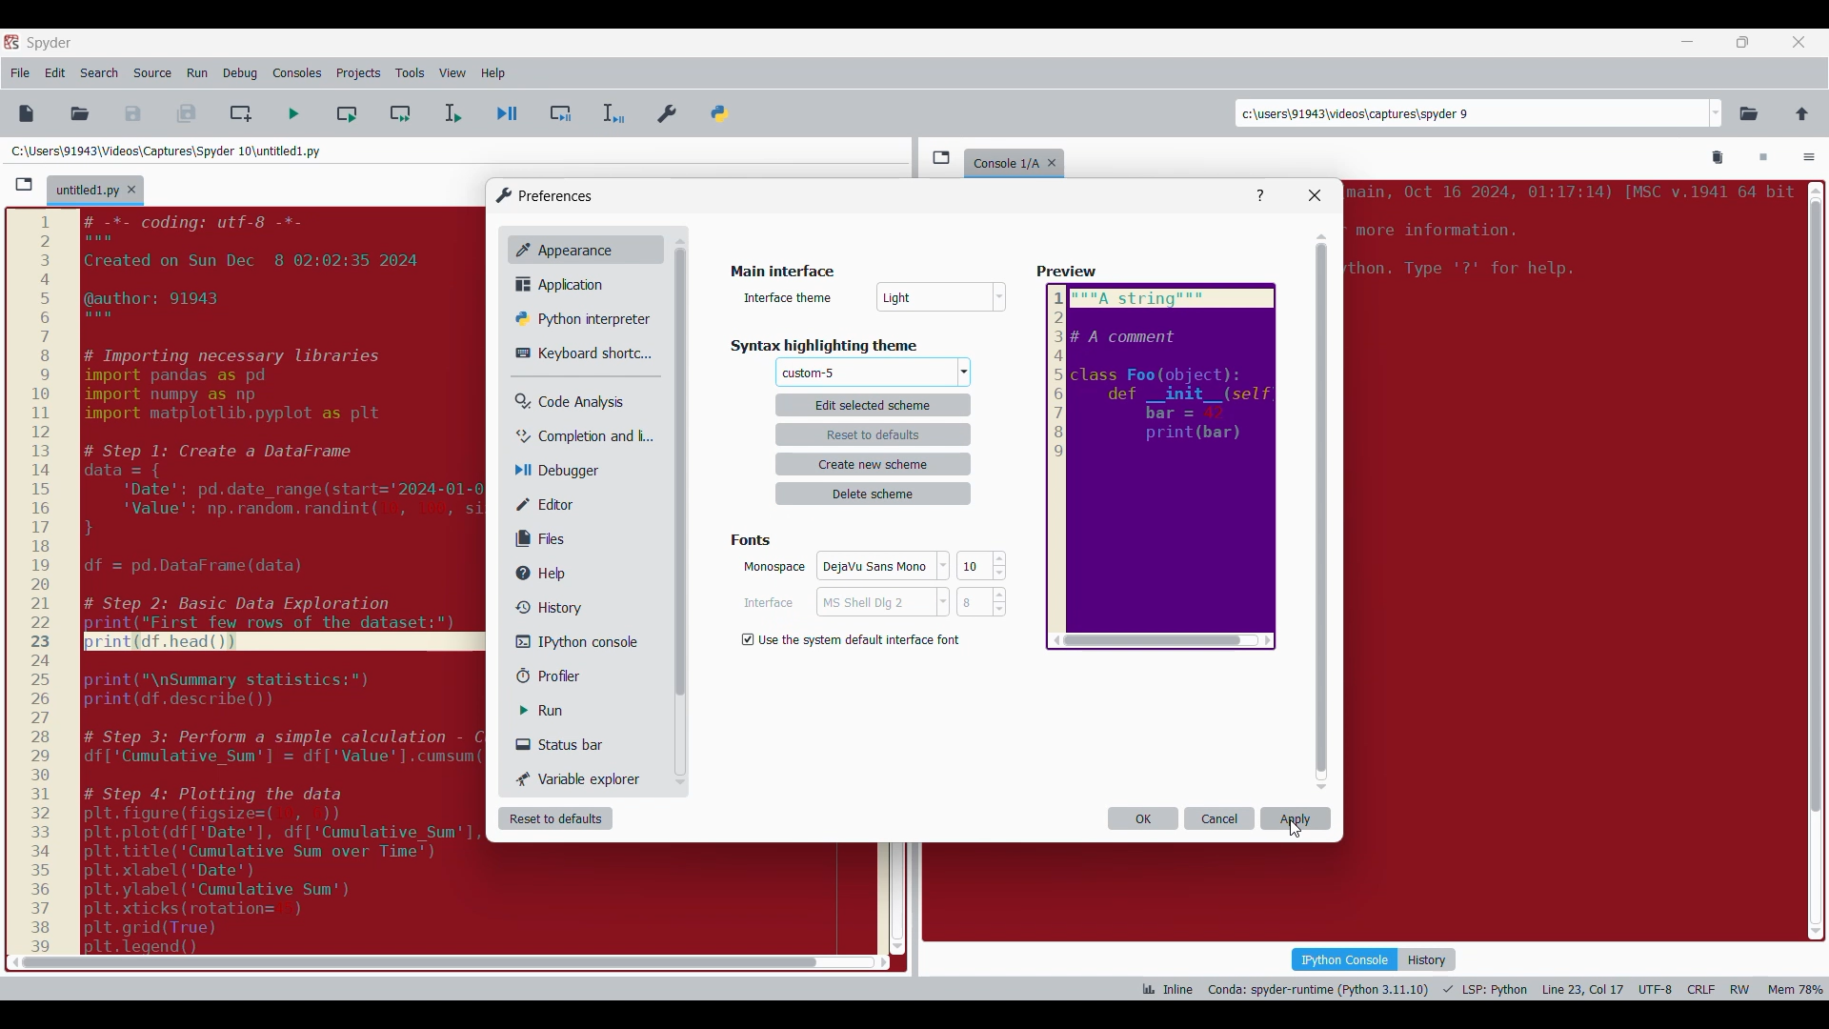  What do you see at coordinates (1480, 989) in the screenshot?
I see `Code details` at bounding box center [1480, 989].